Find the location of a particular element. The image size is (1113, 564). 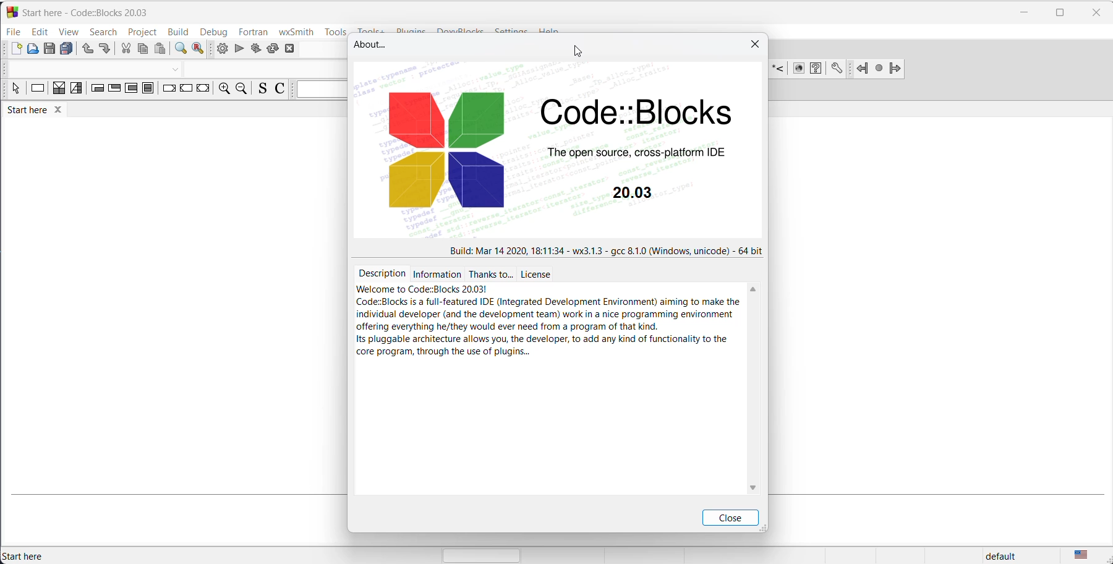

jump back is located at coordinates (864, 67).